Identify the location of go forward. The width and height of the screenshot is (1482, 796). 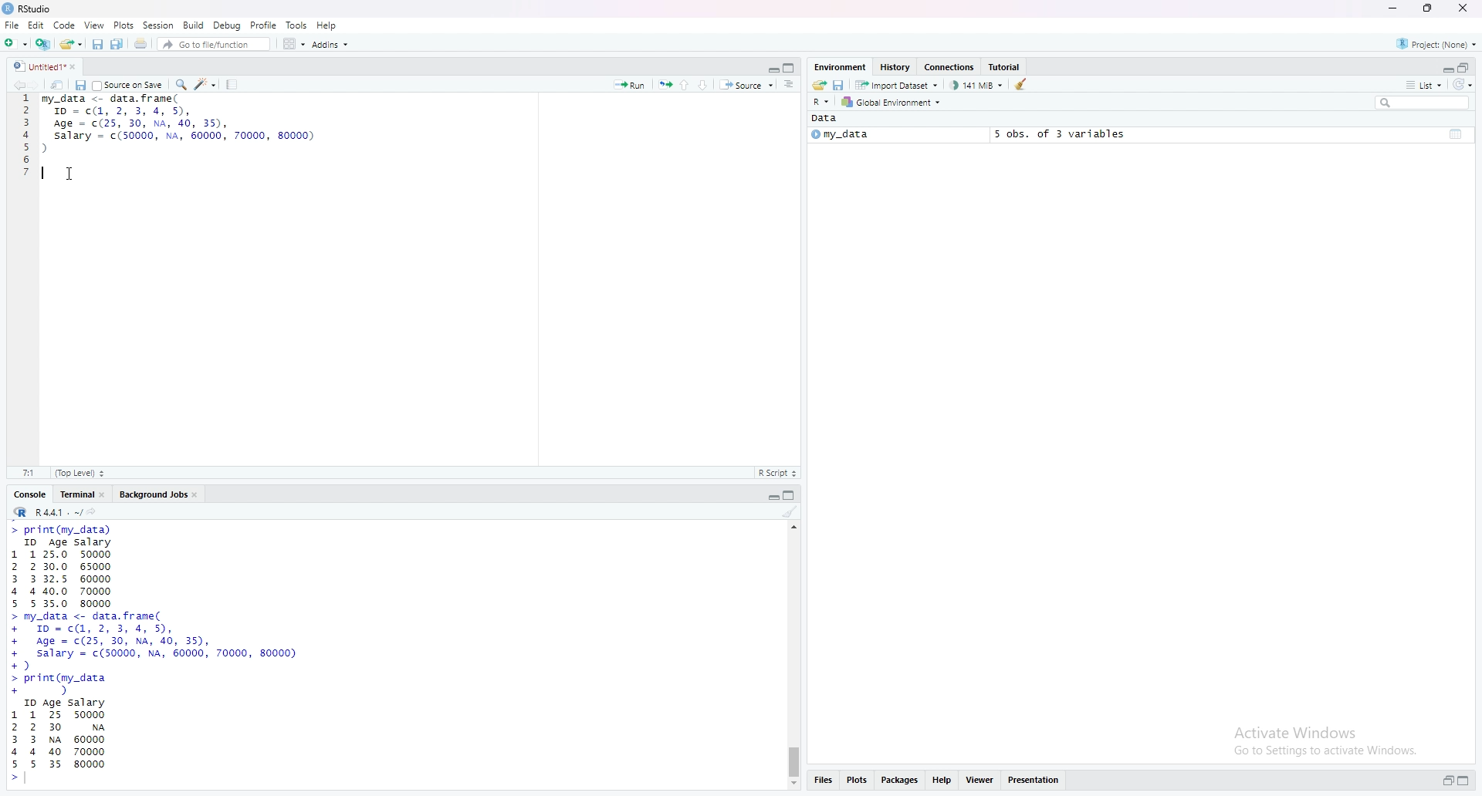
(36, 85).